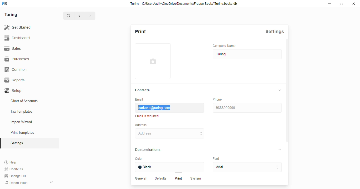  Describe the element at coordinates (17, 69) in the screenshot. I see `‘Common` at that location.